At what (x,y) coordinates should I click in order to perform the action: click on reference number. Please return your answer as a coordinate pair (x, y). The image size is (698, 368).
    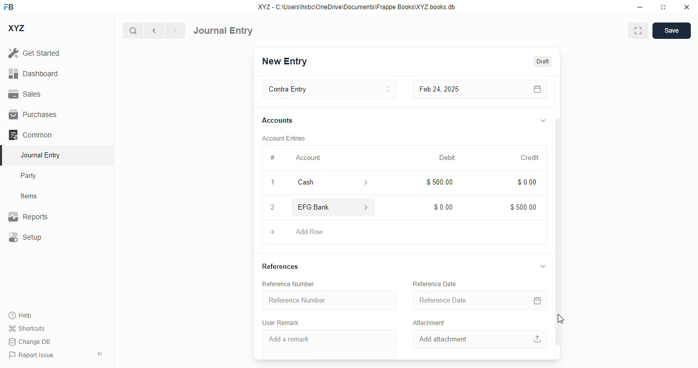
    Looking at the image, I should click on (289, 284).